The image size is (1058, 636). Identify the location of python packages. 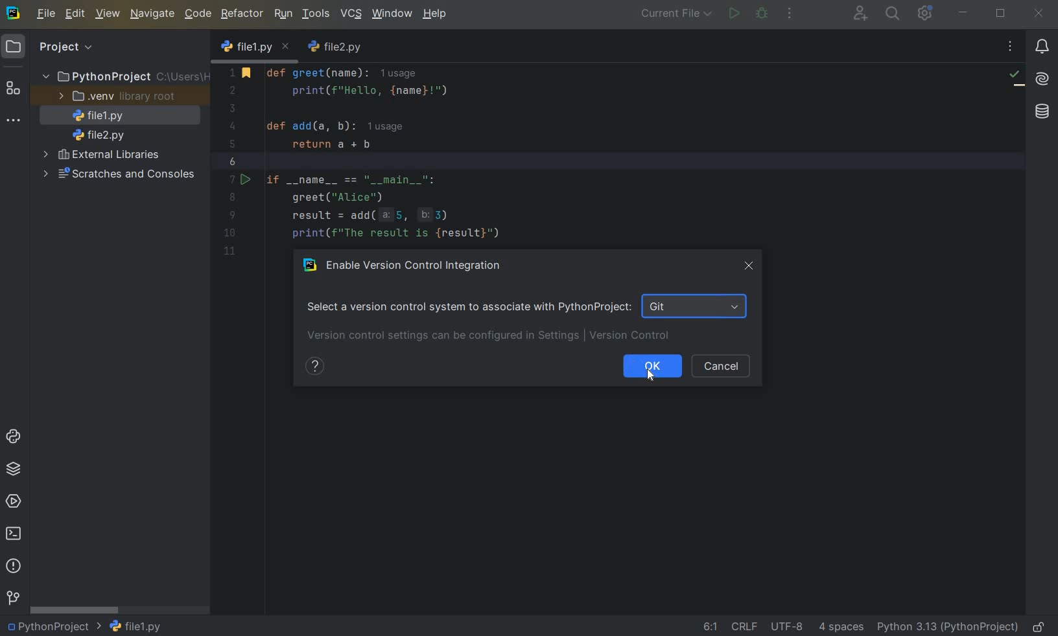
(14, 469).